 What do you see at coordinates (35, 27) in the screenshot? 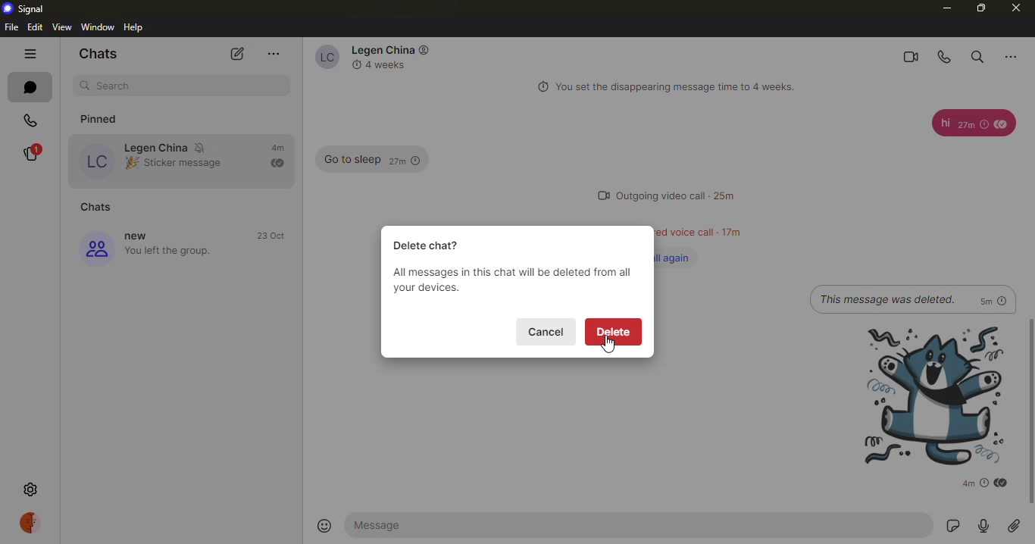
I see `edit` at bounding box center [35, 27].